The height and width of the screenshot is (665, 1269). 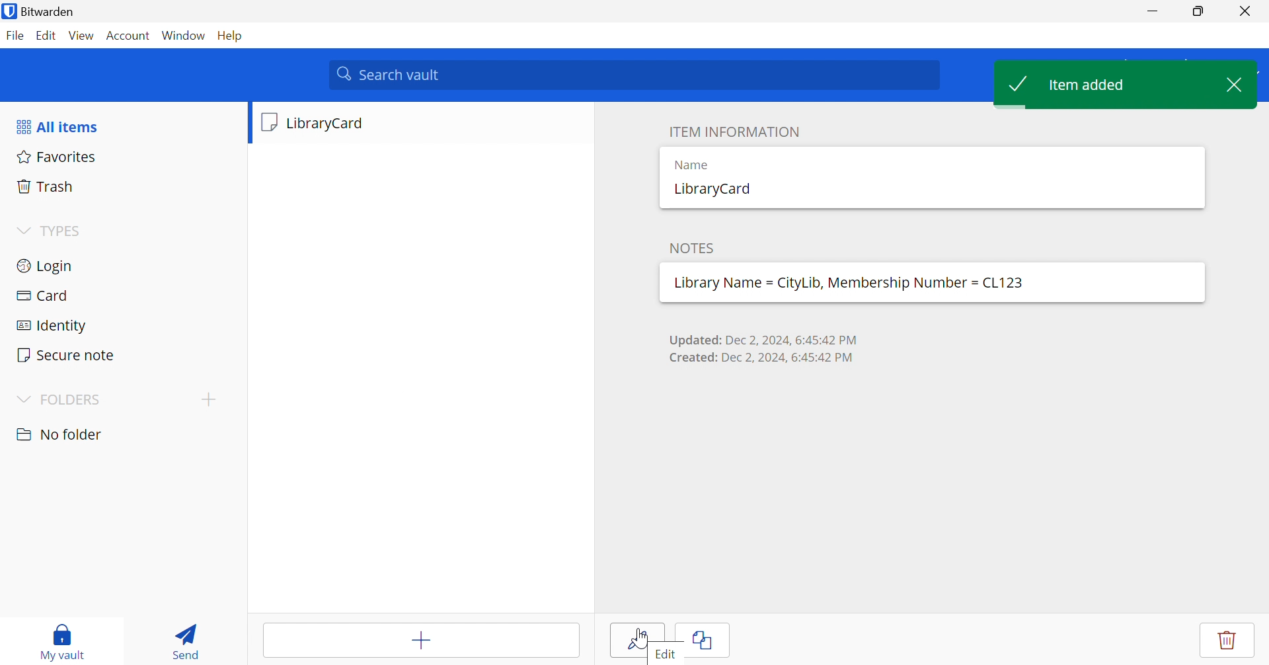 I want to click on iTEM ADDDED, so click(x=1105, y=85).